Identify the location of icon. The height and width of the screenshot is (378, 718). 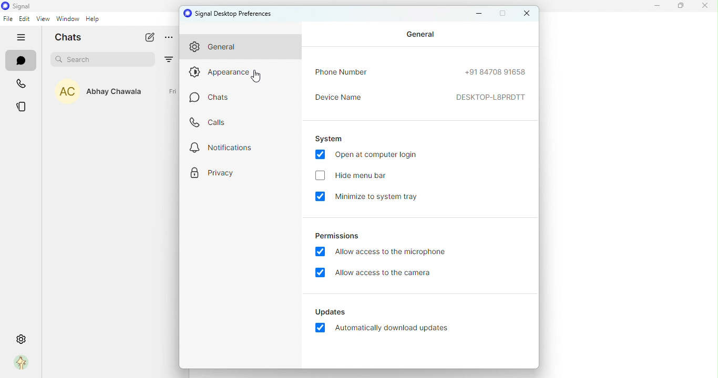
(20, 6).